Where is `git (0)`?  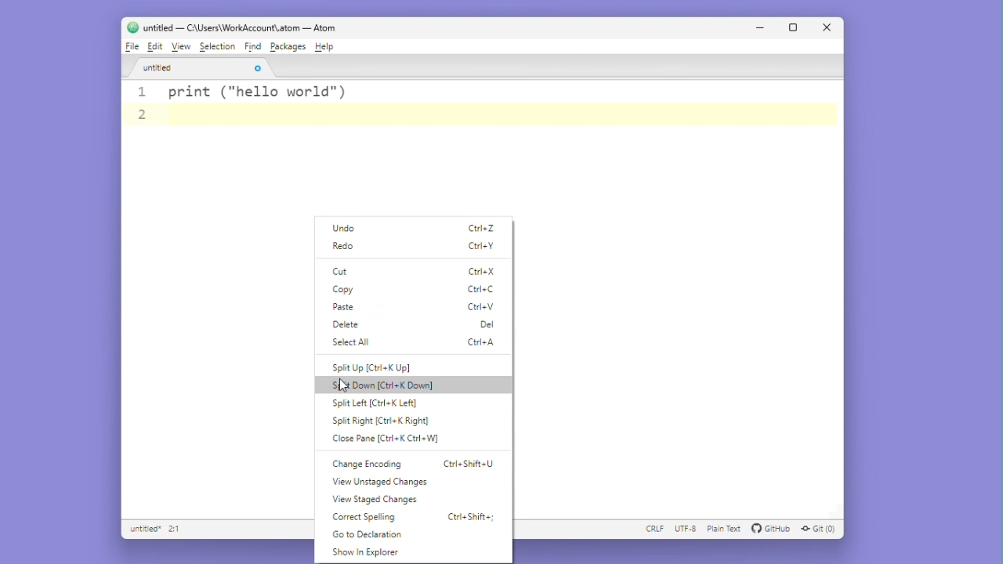
git (0) is located at coordinates (823, 529).